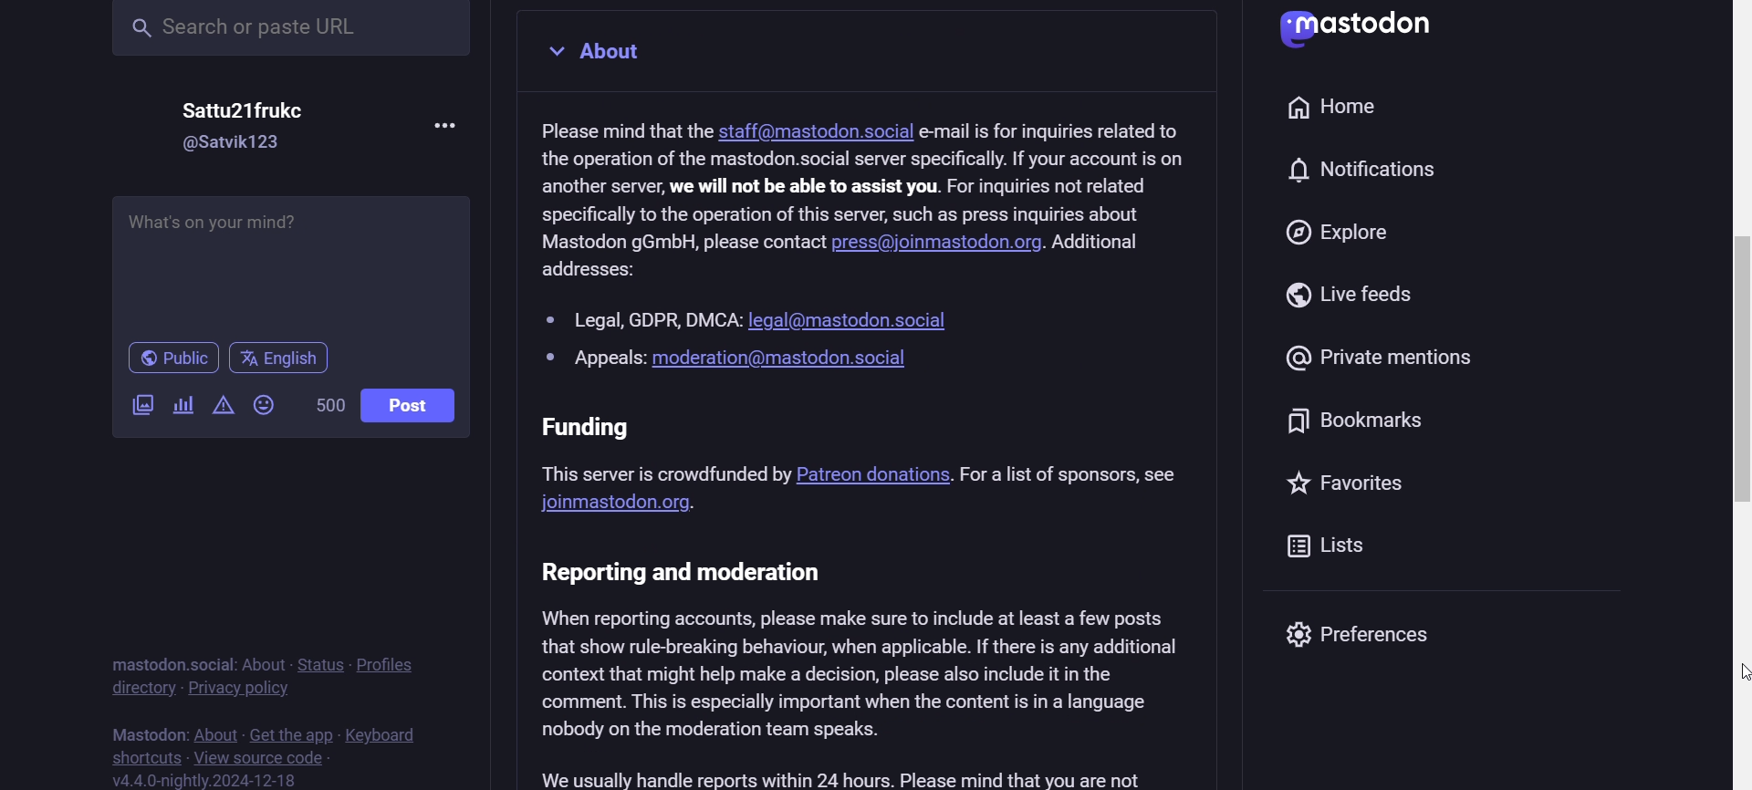 The height and width of the screenshot is (790, 1752). Describe the element at coordinates (877, 187) in the screenshot. I see `about mastodon` at that location.